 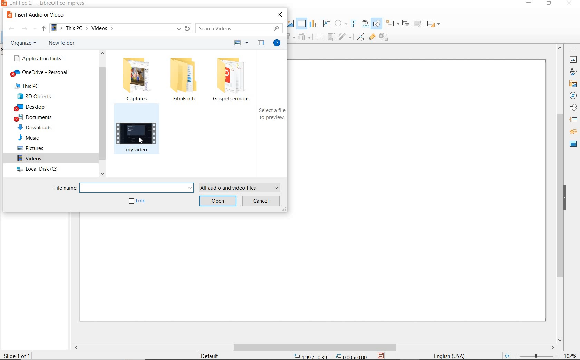 I want to click on gallery, so click(x=573, y=85).